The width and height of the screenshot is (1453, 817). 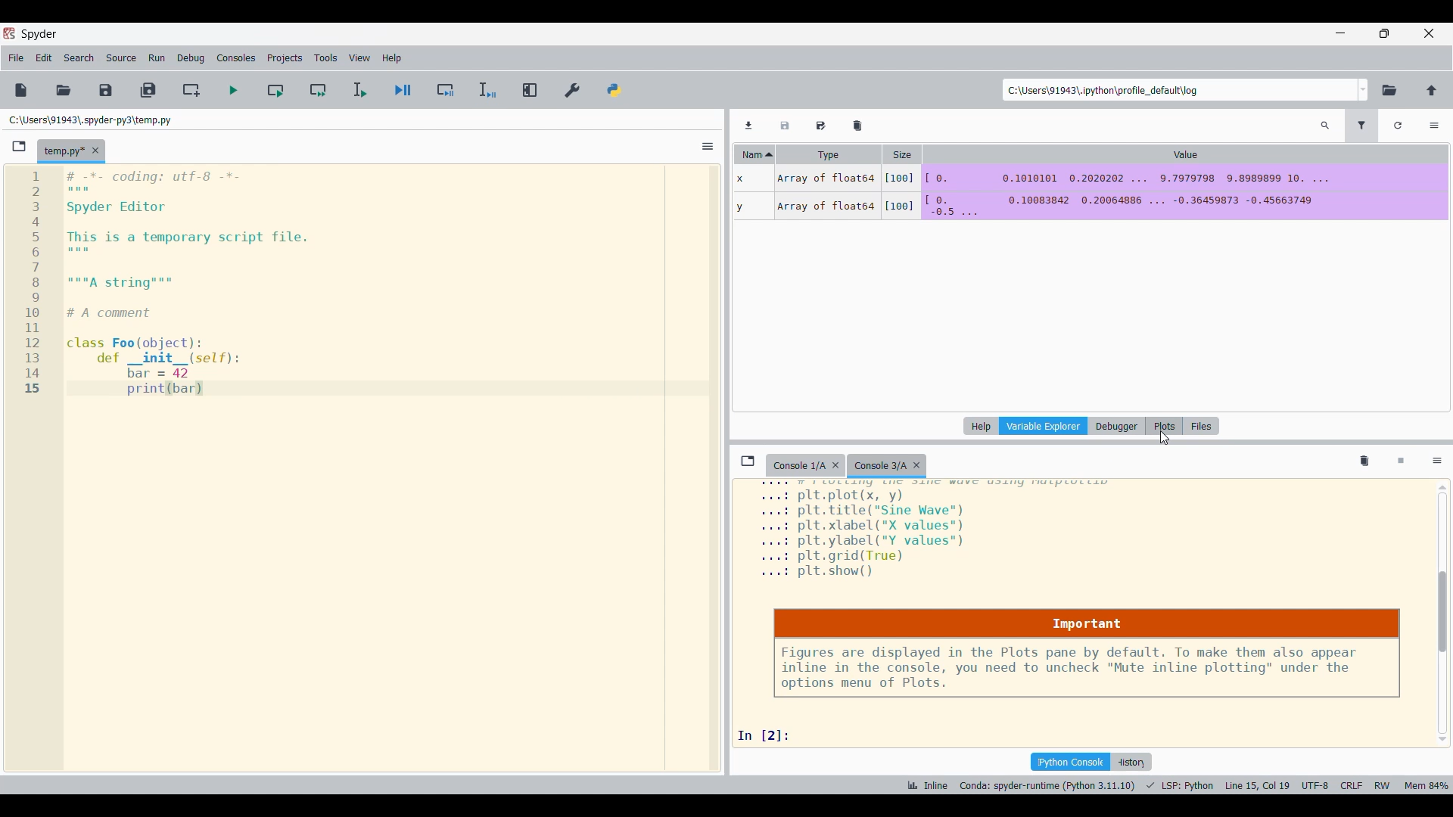 I want to click on Save file, so click(x=106, y=91).